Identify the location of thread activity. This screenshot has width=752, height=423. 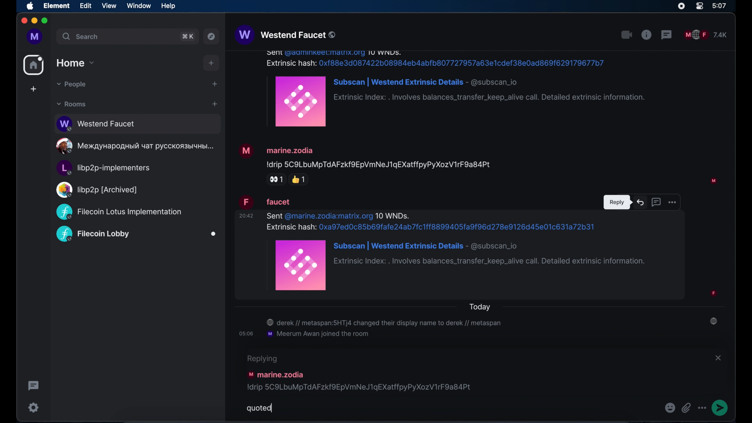
(33, 386).